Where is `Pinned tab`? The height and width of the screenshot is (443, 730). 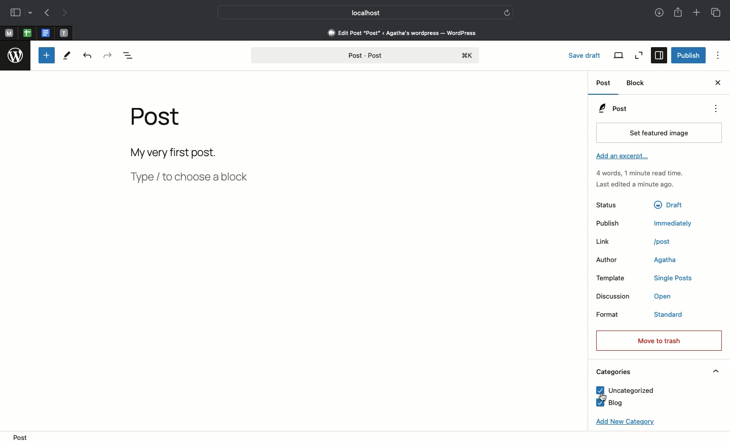 Pinned tab is located at coordinates (64, 32).